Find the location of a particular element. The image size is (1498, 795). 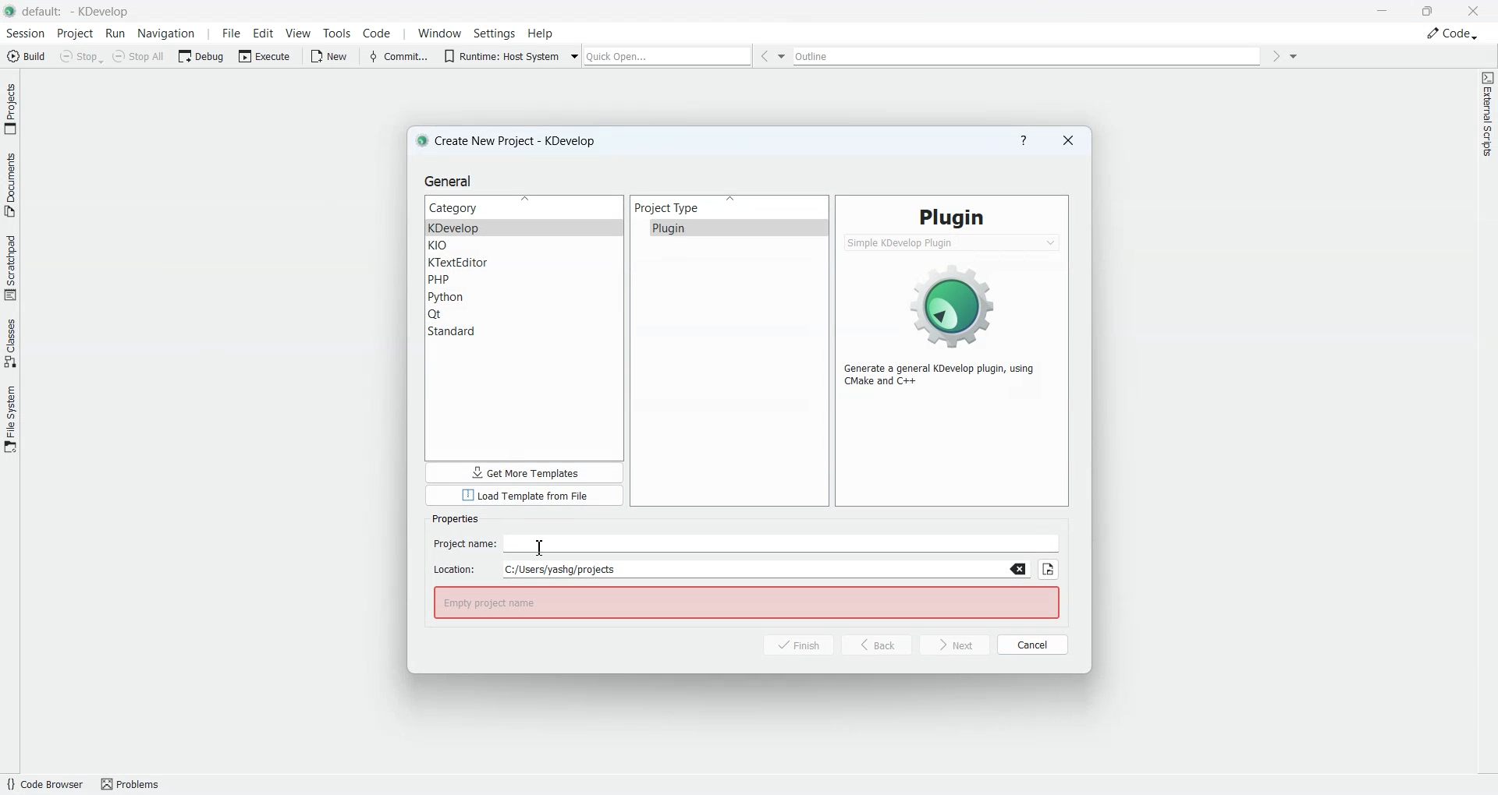

Classes is located at coordinates (11, 342).